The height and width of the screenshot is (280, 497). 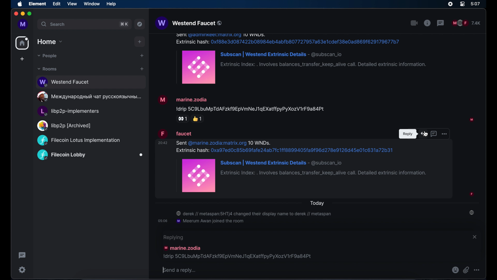 I want to click on view, so click(x=72, y=4).